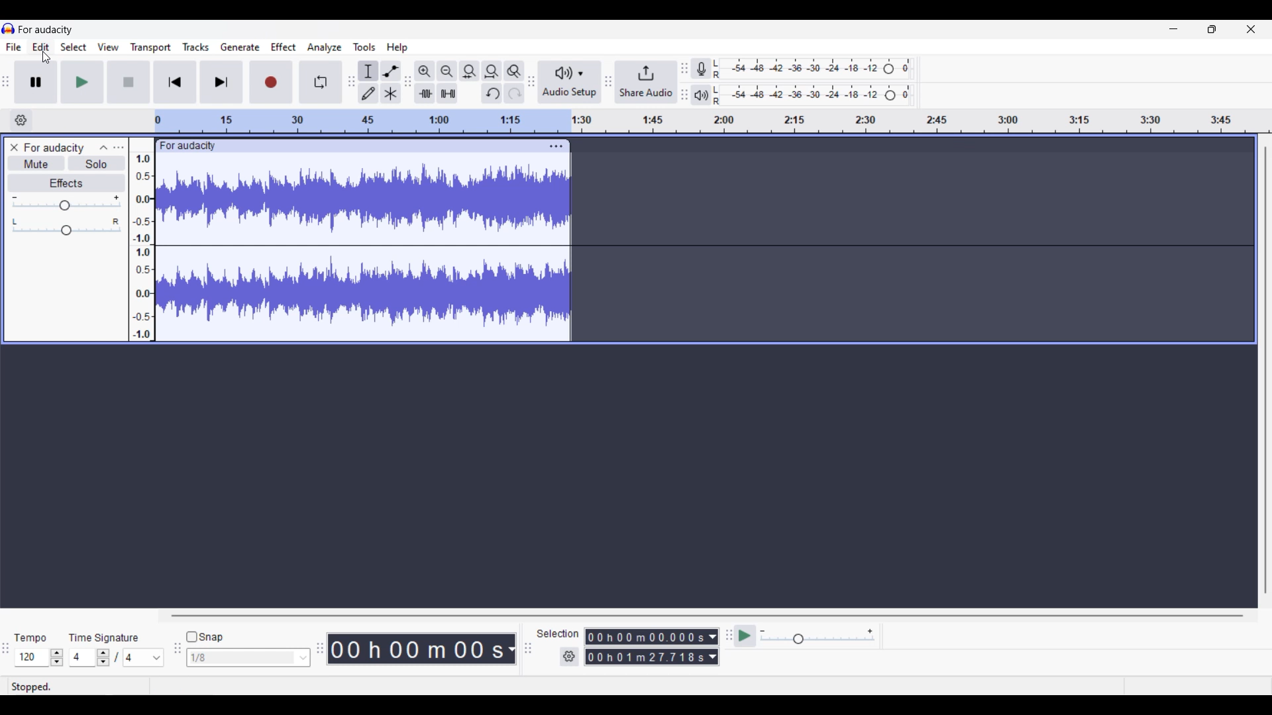 The height and width of the screenshot is (715, 1272). I want to click on Zoom in, so click(425, 71).